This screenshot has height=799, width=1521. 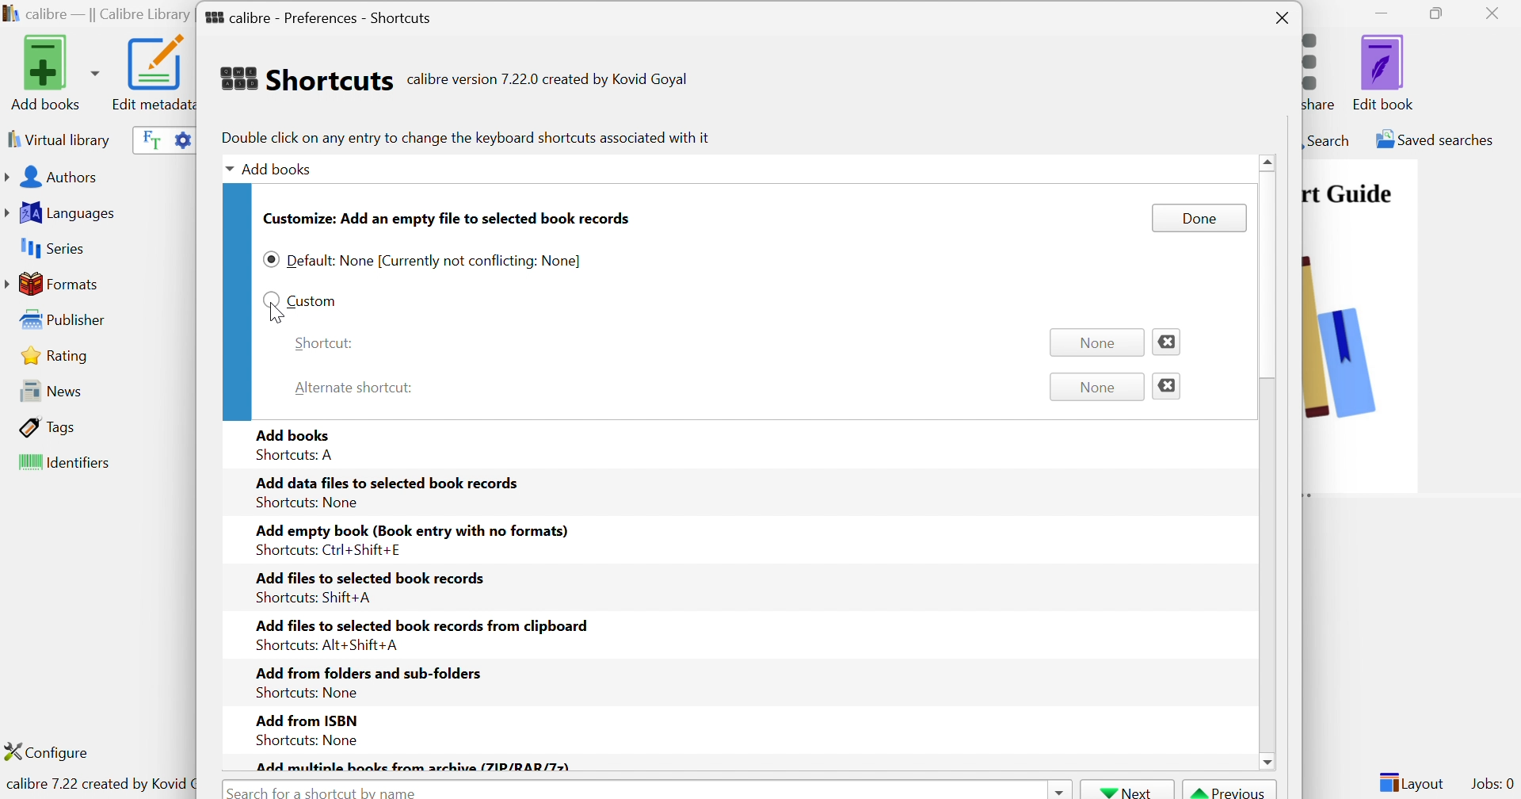 I want to click on Done, so click(x=1199, y=218).